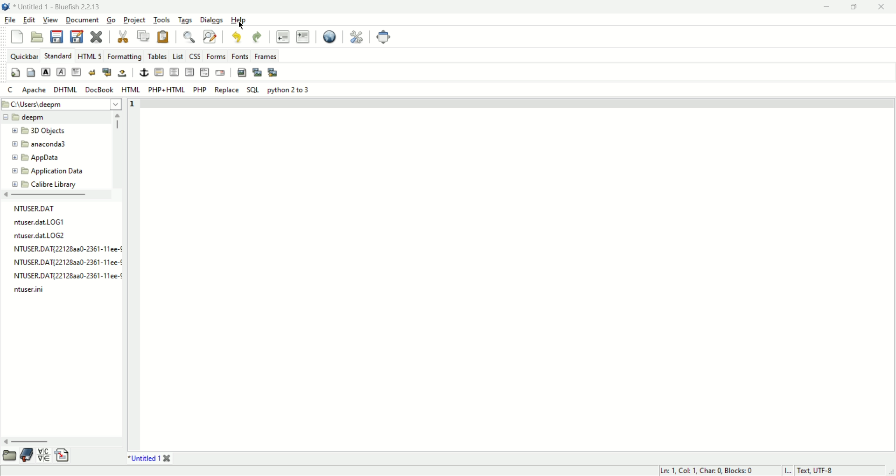 This screenshot has width=896, height=476. I want to click on DocBook, so click(98, 90).